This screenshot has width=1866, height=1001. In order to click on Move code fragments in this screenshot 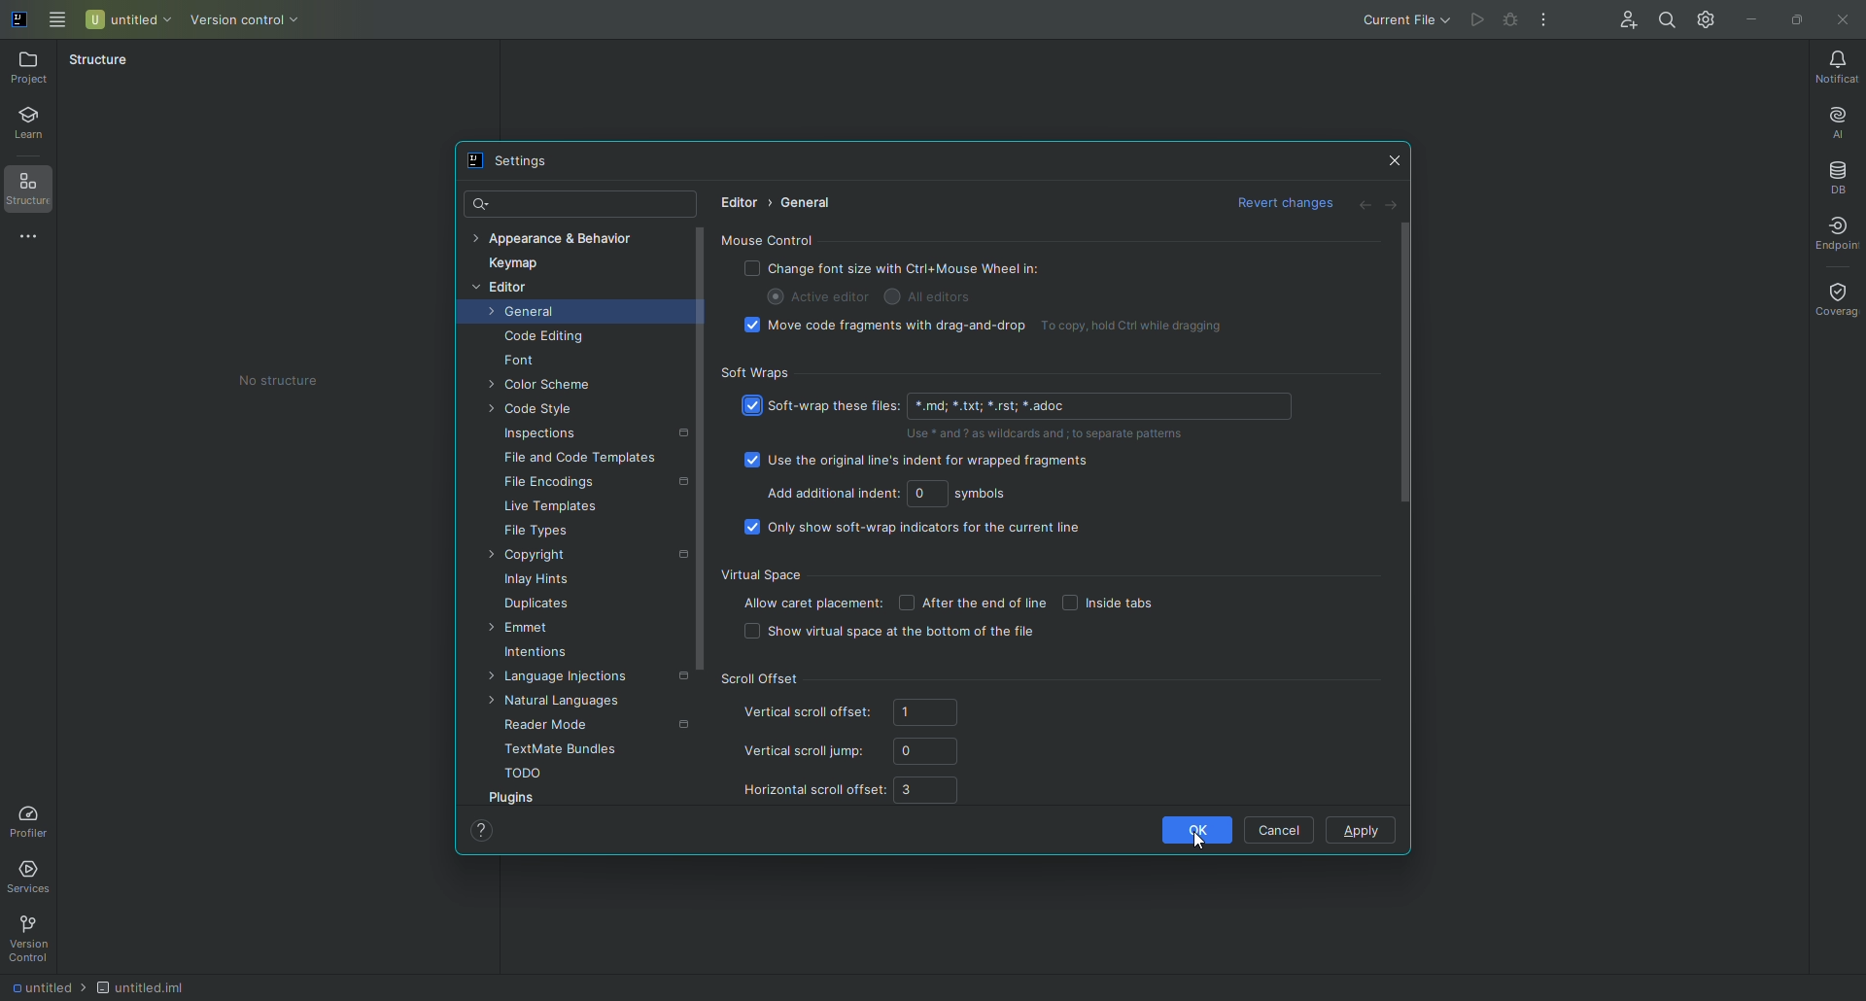, I will do `click(887, 329)`.